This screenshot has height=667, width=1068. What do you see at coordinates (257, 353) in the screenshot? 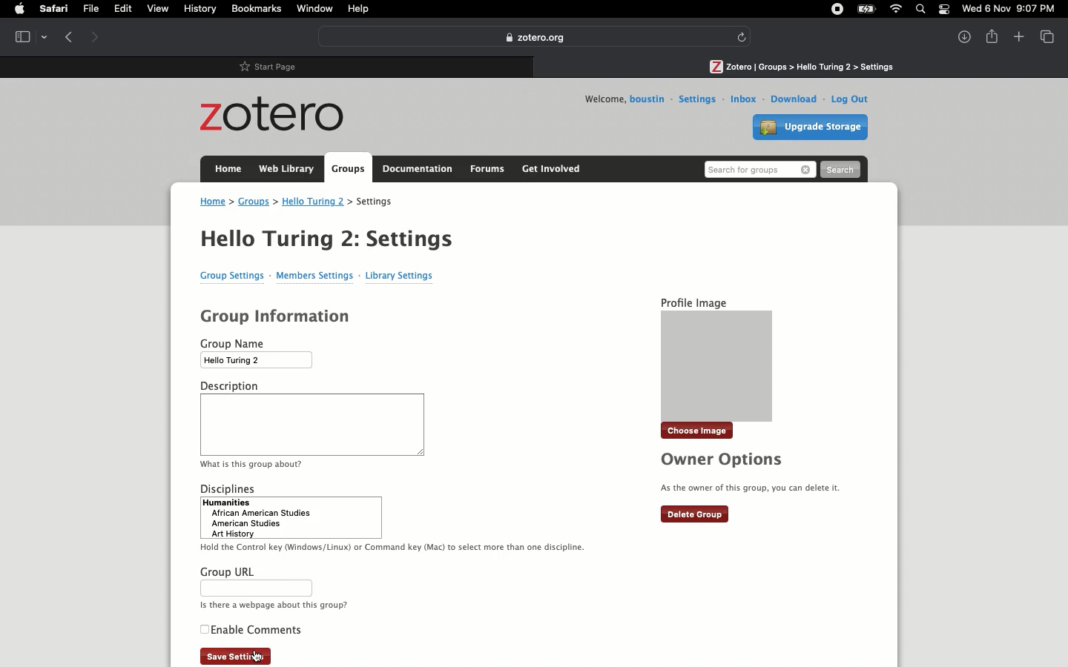
I see `Group name` at bounding box center [257, 353].